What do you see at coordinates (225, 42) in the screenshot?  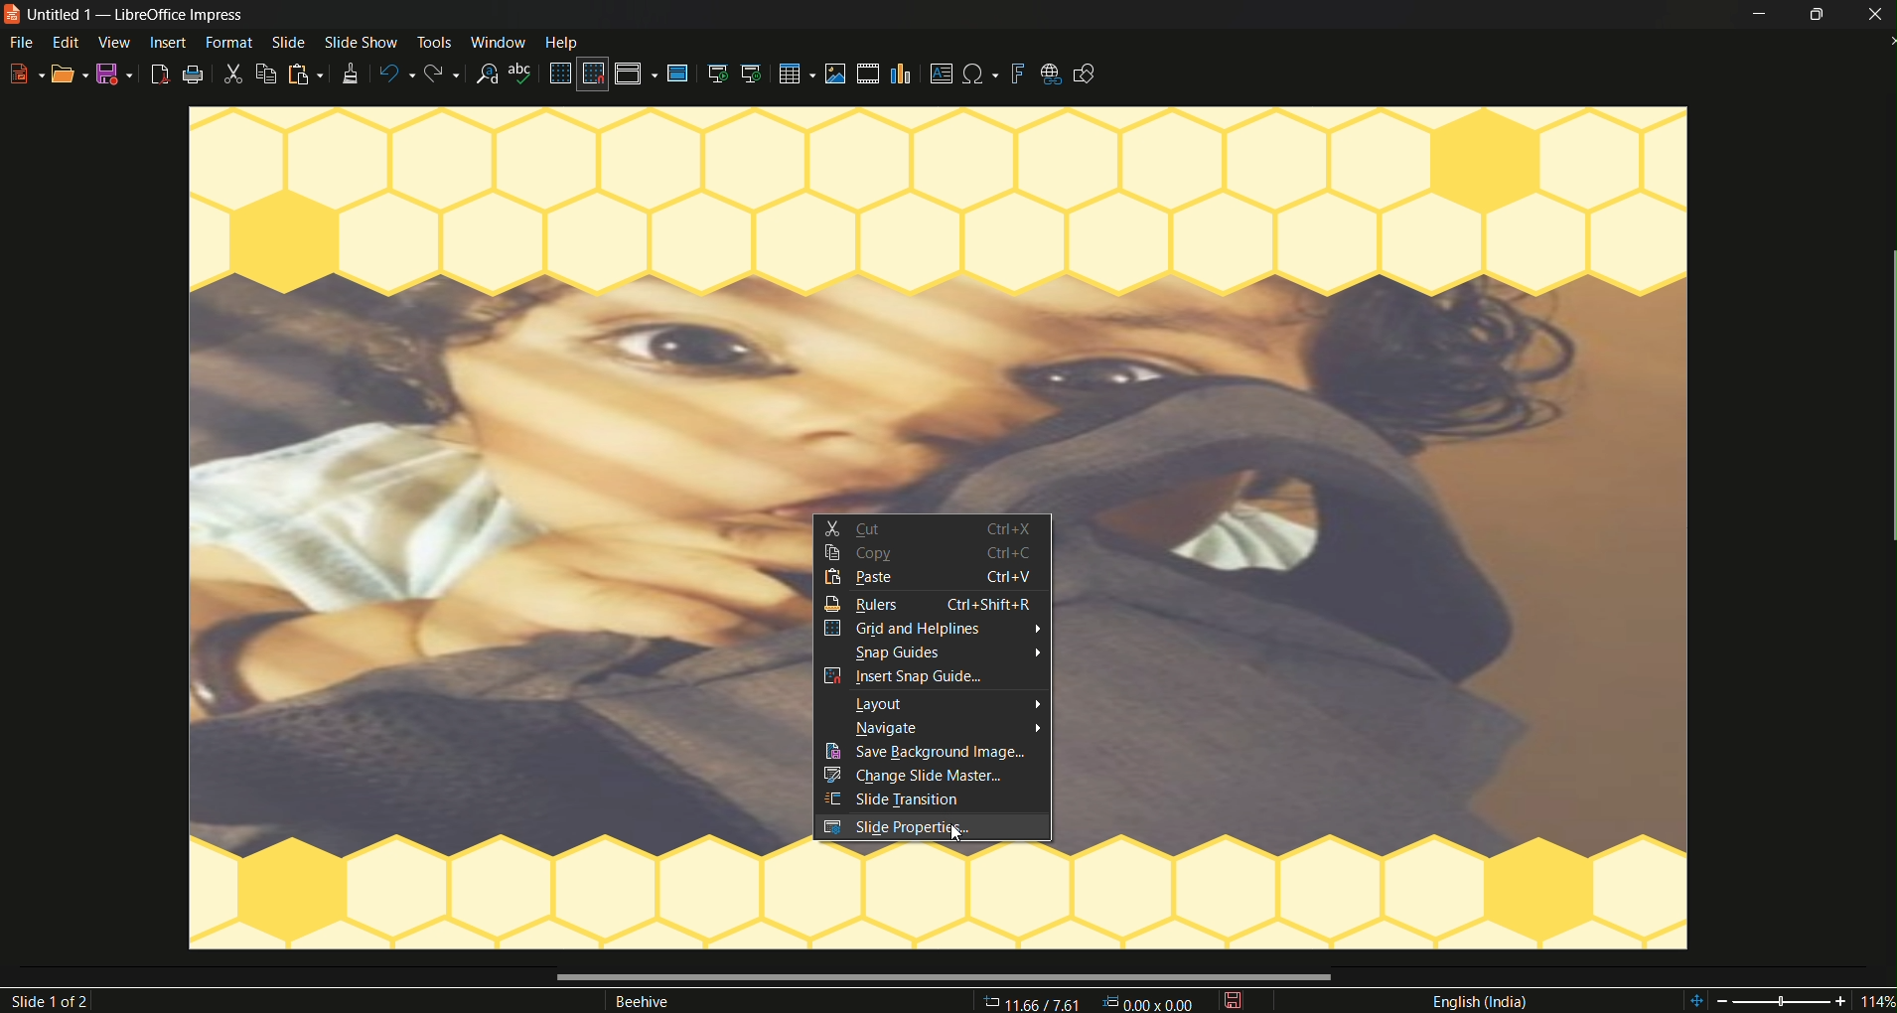 I see `format` at bounding box center [225, 42].